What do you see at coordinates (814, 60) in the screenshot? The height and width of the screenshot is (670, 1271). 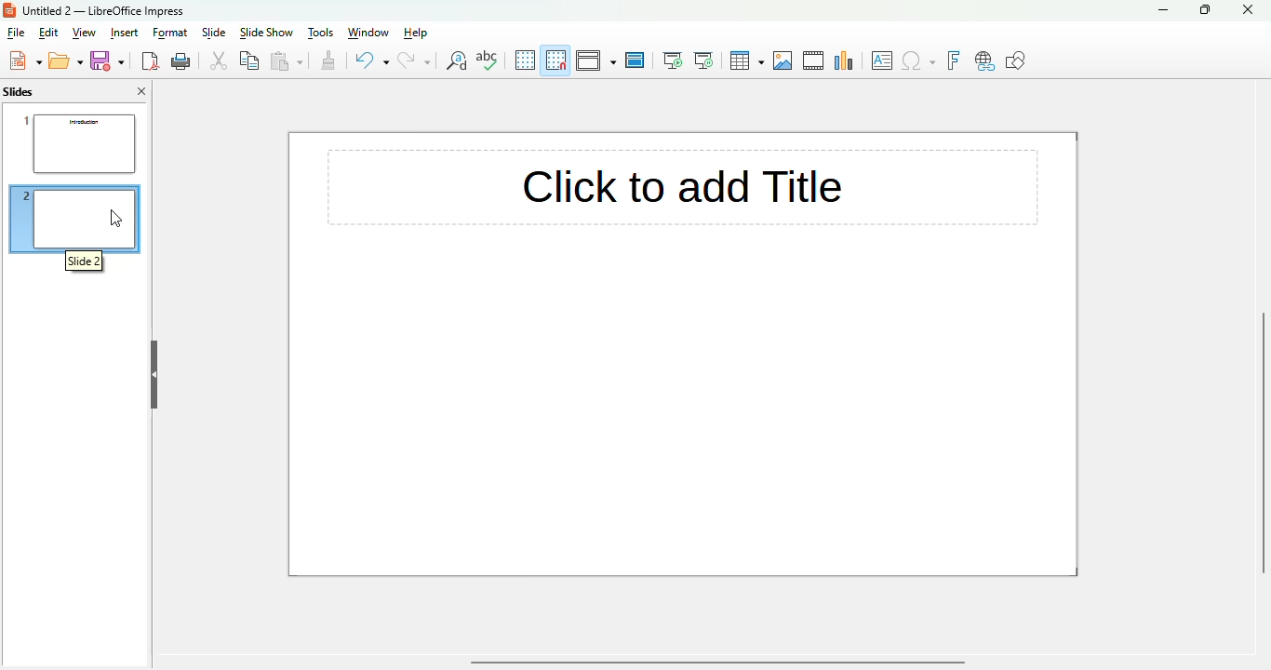 I see `insert audio or video` at bounding box center [814, 60].